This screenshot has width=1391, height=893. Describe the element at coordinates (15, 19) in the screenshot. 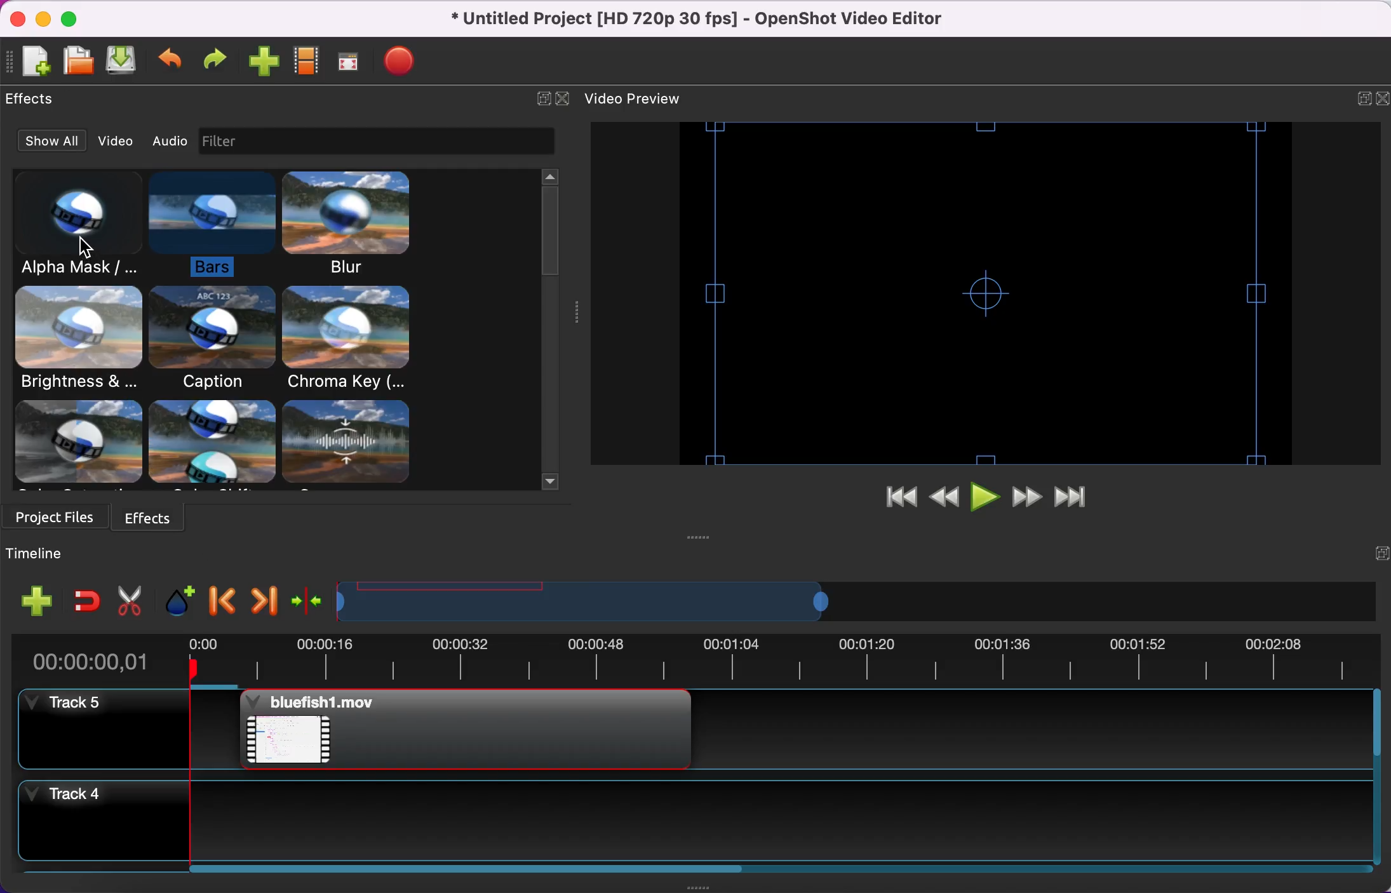

I see `close` at that location.